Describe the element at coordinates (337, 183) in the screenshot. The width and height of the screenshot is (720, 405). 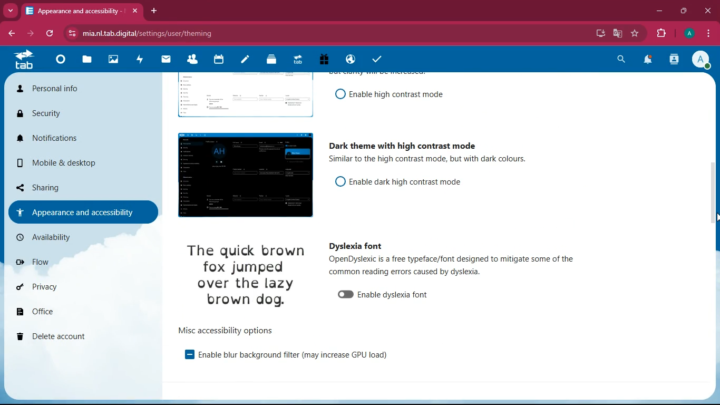
I see `on/off` at that location.